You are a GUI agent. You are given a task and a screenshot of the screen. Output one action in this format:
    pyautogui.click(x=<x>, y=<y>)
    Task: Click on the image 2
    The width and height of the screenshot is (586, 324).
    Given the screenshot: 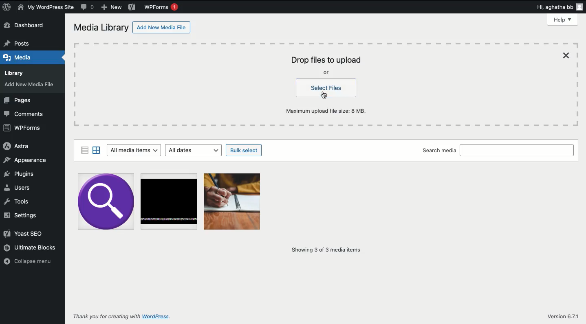 What is the action you would take?
    pyautogui.click(x=169, y=202)
    